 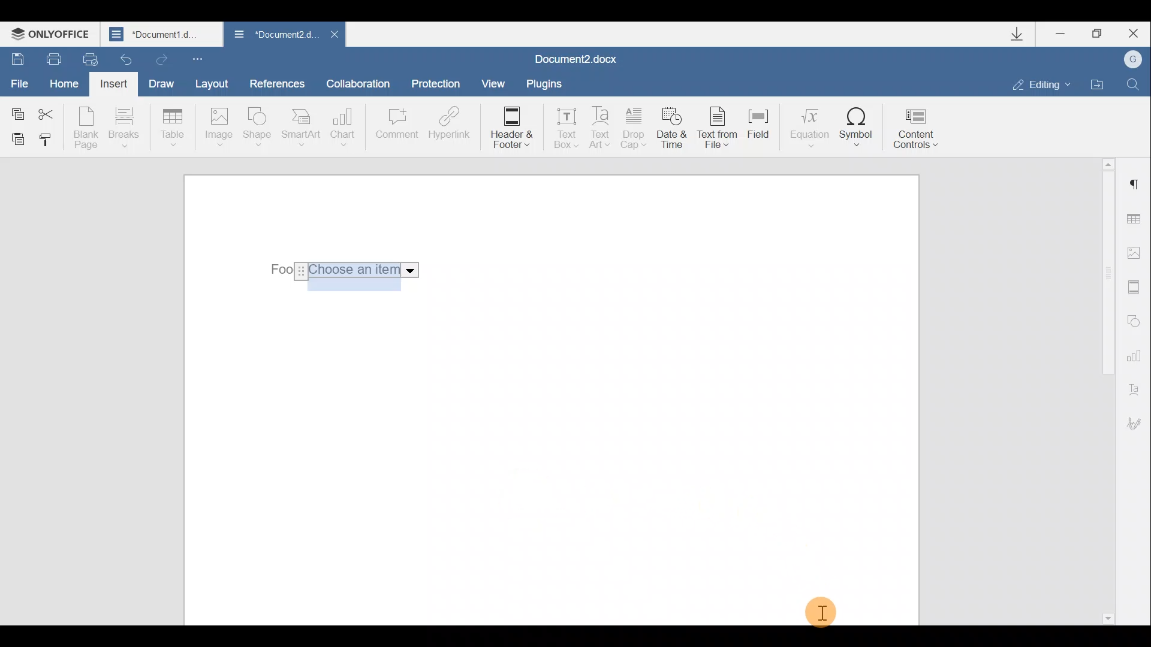 I want to click on Save, so click(x=14, y=58).